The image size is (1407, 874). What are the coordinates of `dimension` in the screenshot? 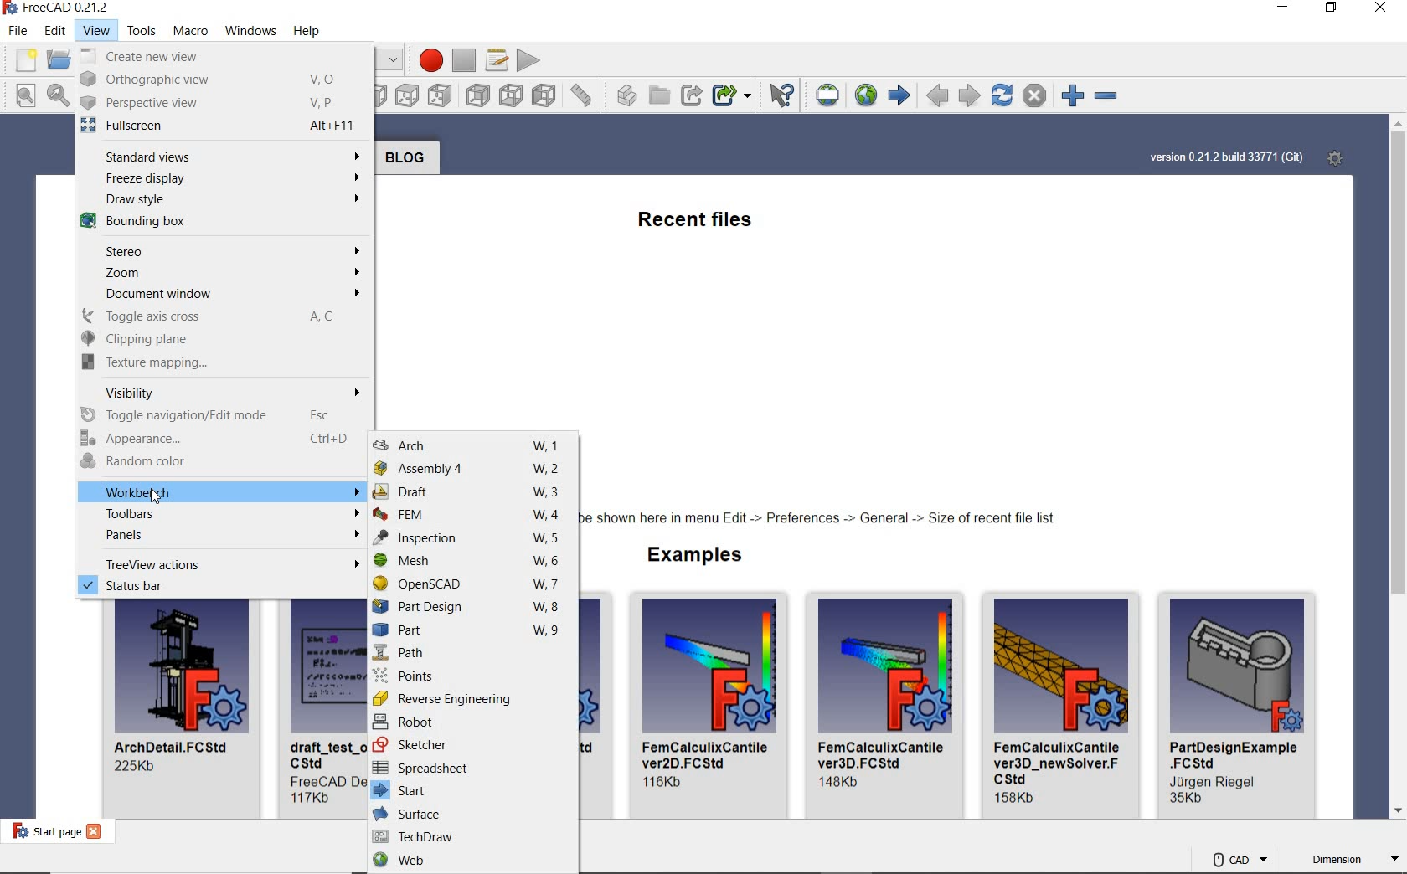 It's located at (1351, 861).